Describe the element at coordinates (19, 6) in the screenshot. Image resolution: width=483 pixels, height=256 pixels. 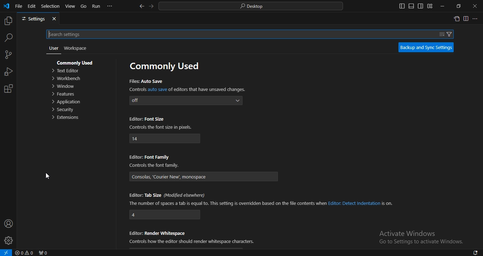
I see `file` at that location.